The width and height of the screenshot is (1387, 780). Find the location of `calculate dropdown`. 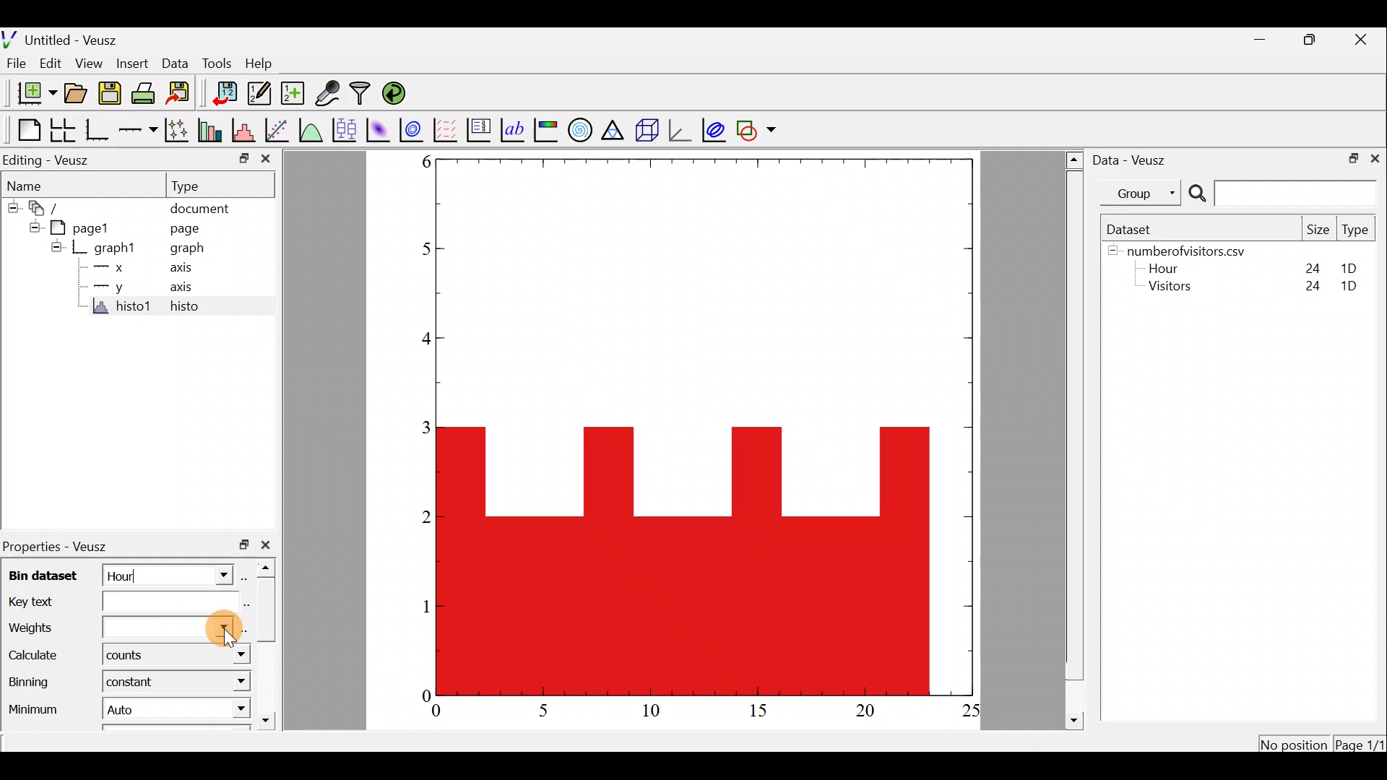

calculate dropdown is located at coordinates (229, 654).